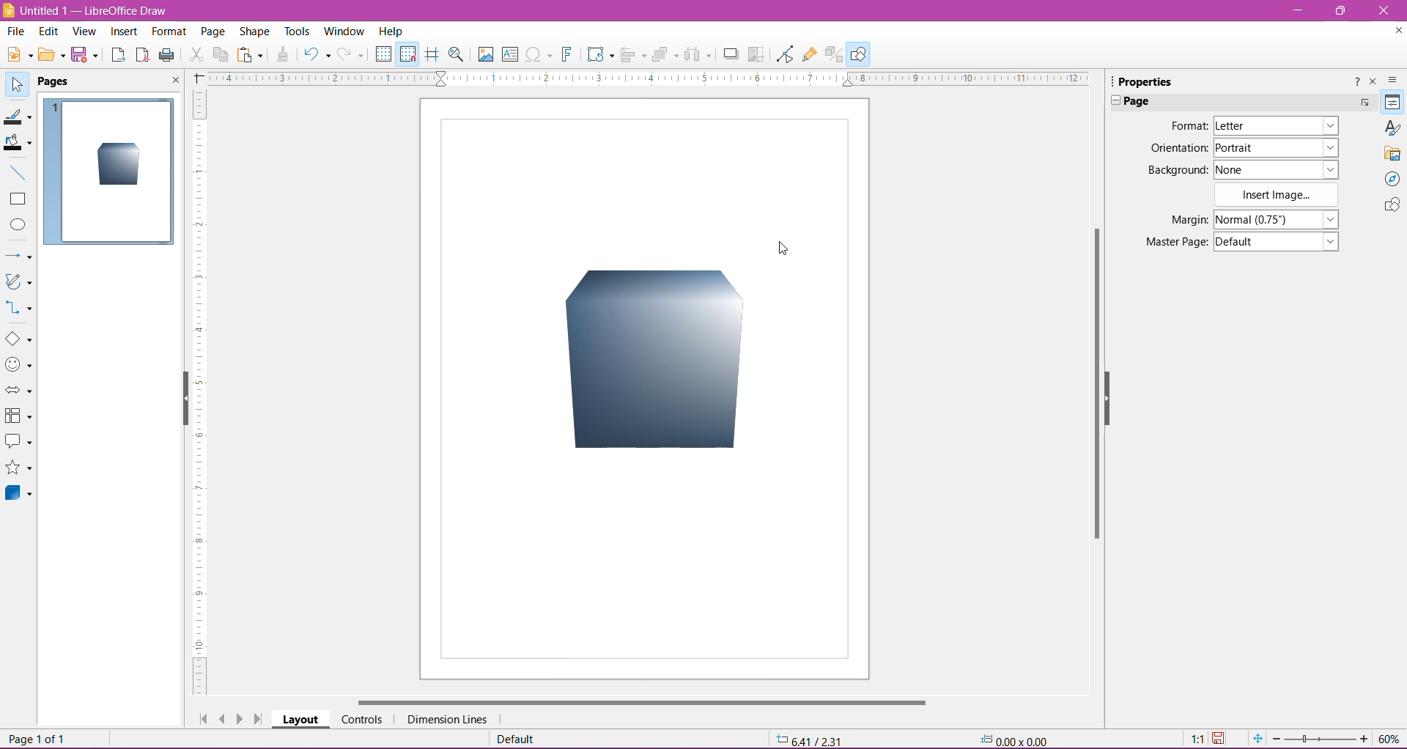 The height and width of the screenshot is (749, 1407). What do you see at coordinates (1142, 81) in the screenshot?
I see `Properties` at bounding box center [1142, 81].